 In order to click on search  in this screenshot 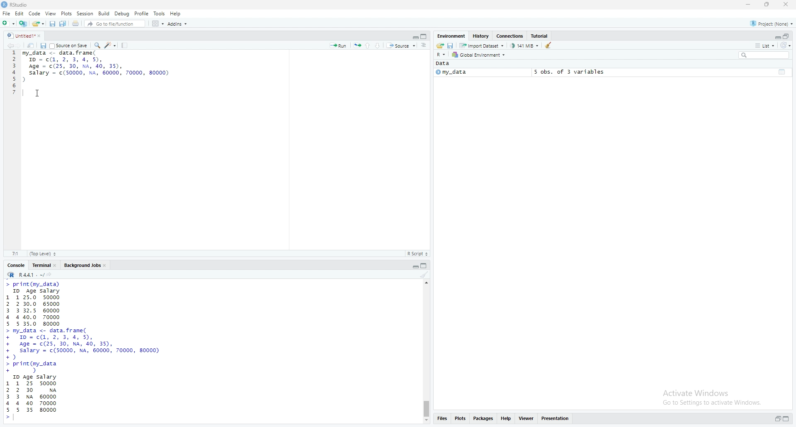, I will do `click(764, 56)`.